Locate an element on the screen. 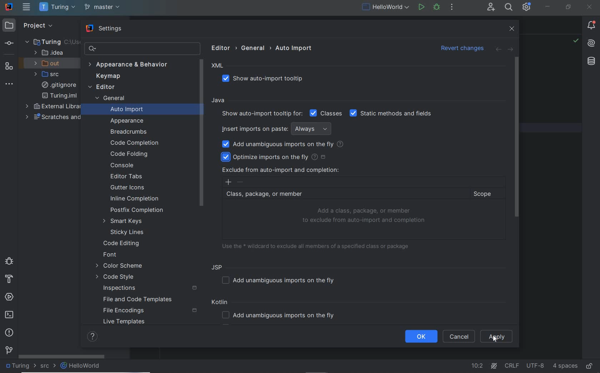 This screenshot has width=600, height=373. HELLOWORLD(FILE NAME) is located at coordinates (82, 366).